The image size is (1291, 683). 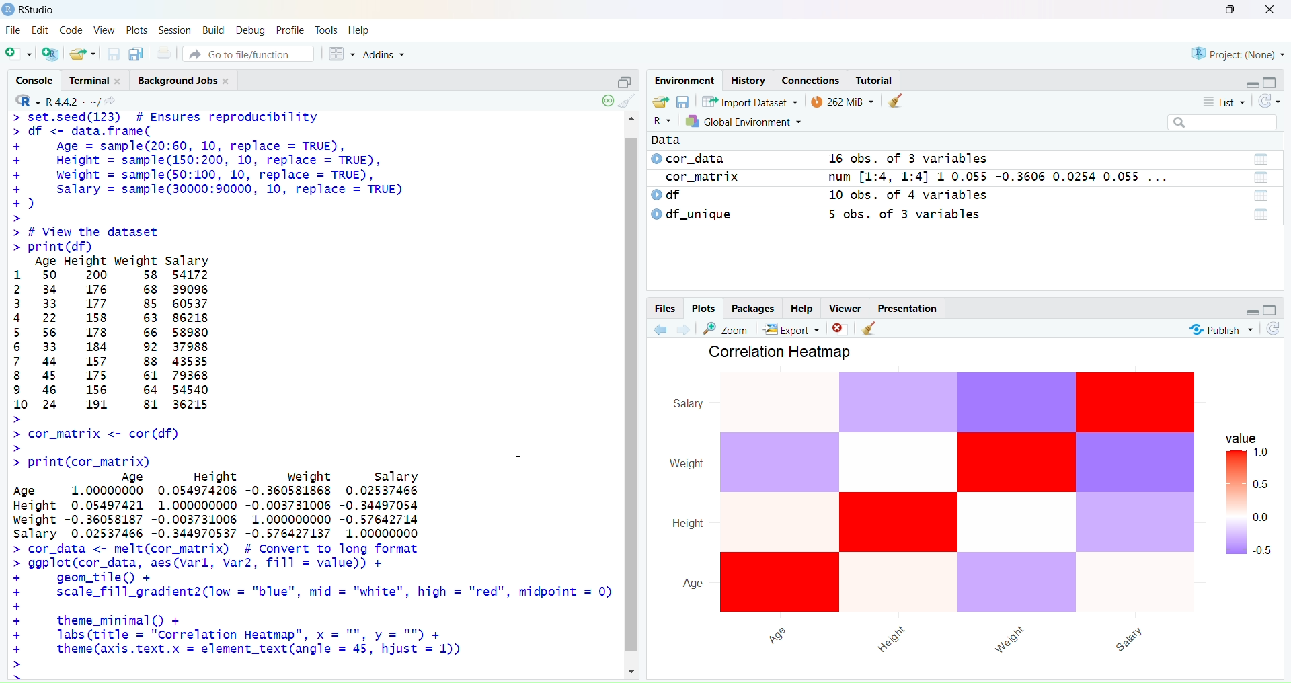 I want to click on Console, so click(x=39, y=79).